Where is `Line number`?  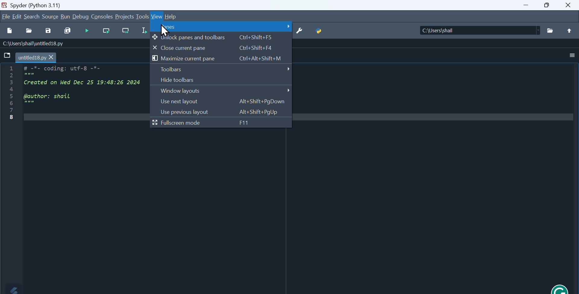 Line number is located at coordinates (10, 93).